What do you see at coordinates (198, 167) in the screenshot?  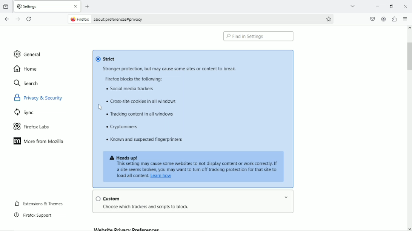 I see `text` at bounding box center [198, 167].